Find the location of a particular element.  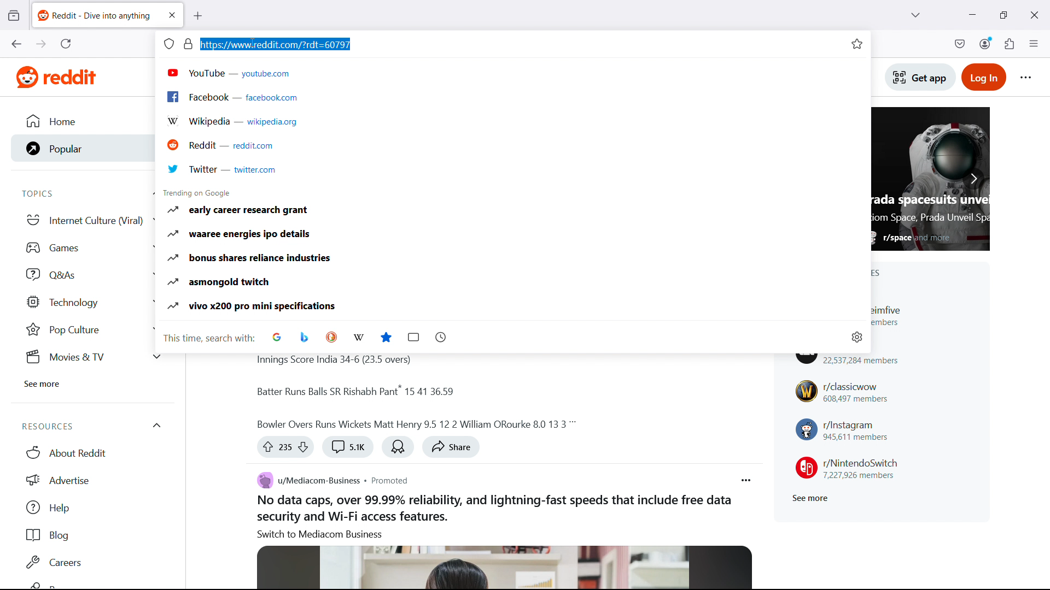

See more is located at coordinates (809, 498).